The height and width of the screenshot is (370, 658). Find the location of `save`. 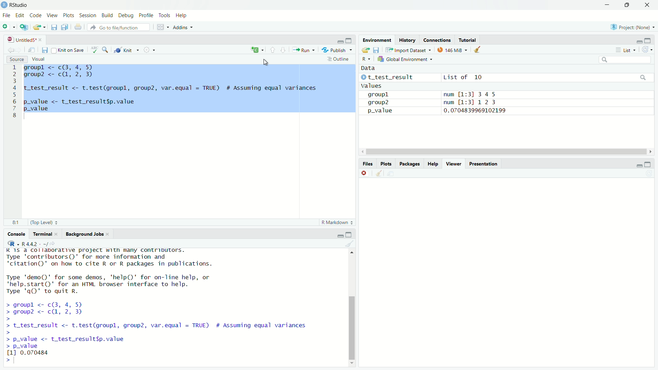

save is located at coordinates (46, 50).